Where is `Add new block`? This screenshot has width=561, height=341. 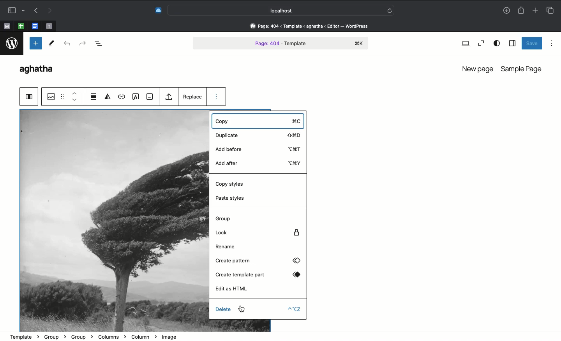
Add new block is located at coordinates (35, 43).